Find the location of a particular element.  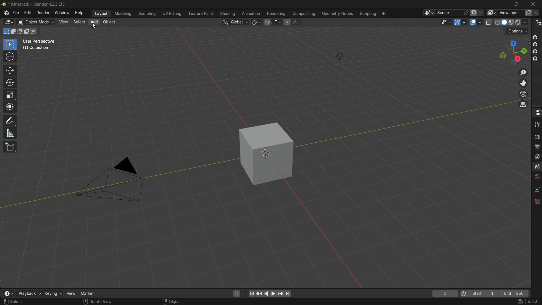

switch the current view is located at coordinates (523, 105).